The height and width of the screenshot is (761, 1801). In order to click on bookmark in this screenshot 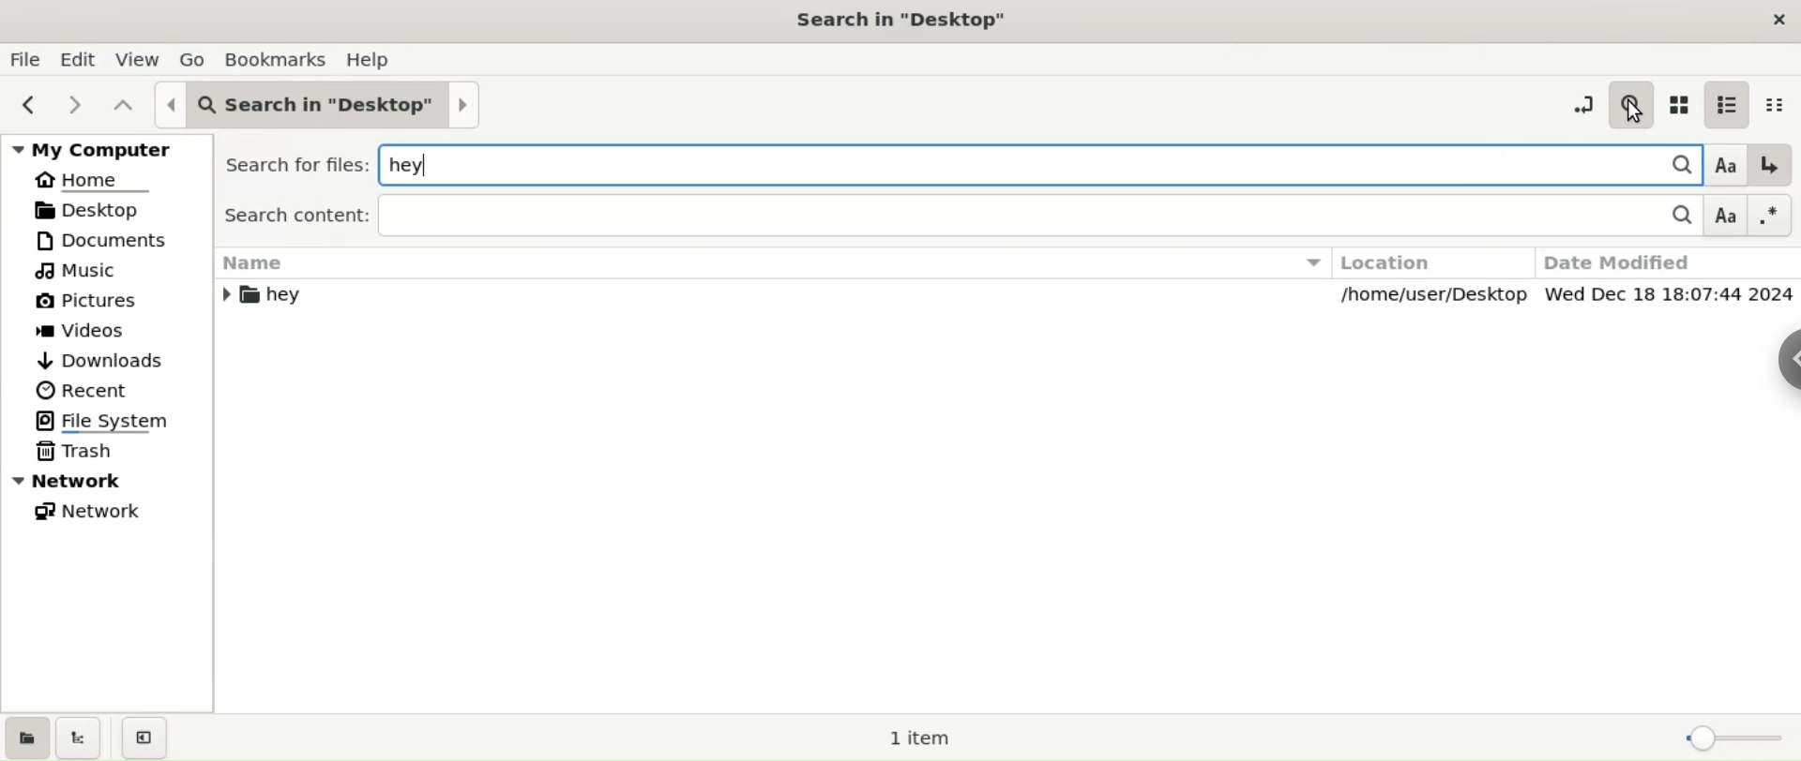, I will do `click(278, 59)`.